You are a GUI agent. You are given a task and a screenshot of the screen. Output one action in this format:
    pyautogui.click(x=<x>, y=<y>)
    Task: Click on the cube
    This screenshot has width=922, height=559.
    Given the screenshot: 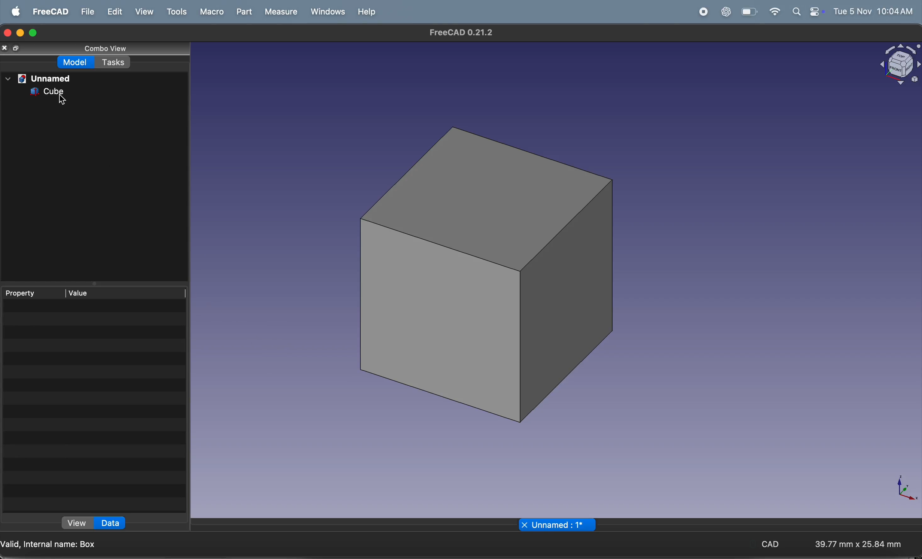 What is the action you would take?
    pyautogui.click(x=53, y=90)
    